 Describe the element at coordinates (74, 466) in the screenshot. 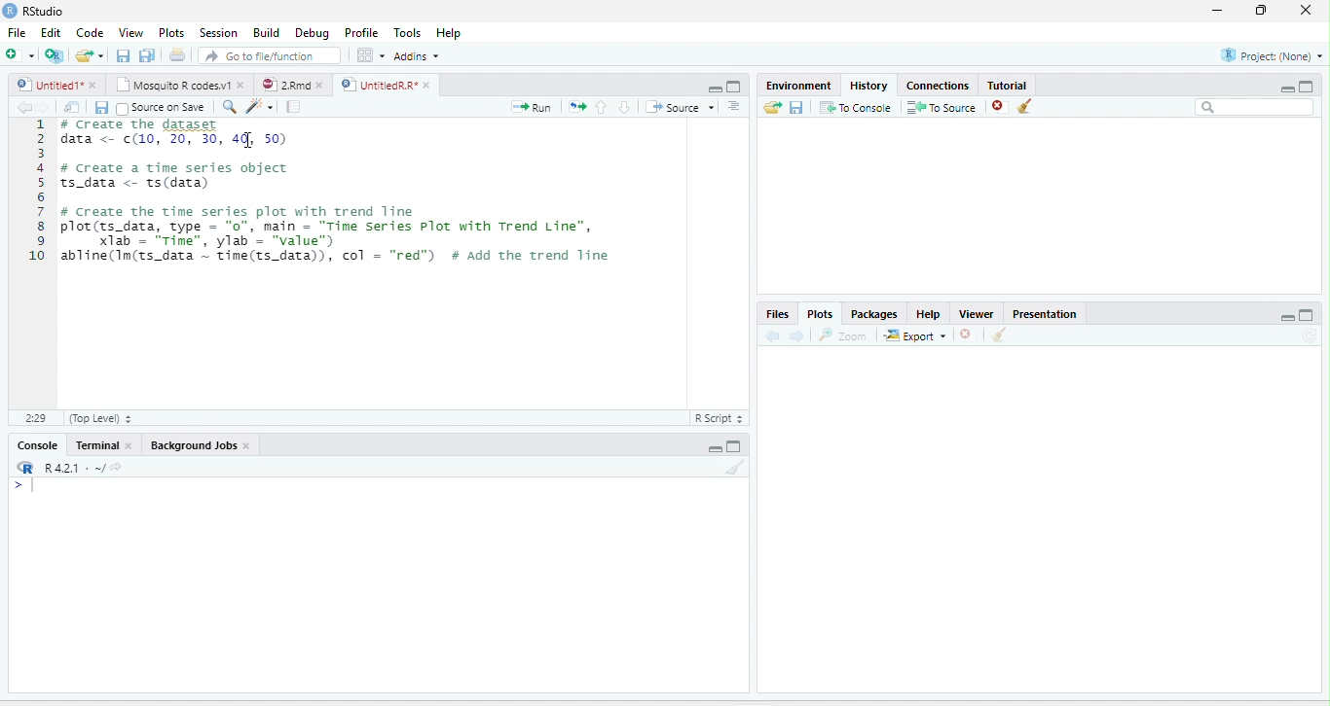

I see `R 4.2.1 . ~/` at that location.